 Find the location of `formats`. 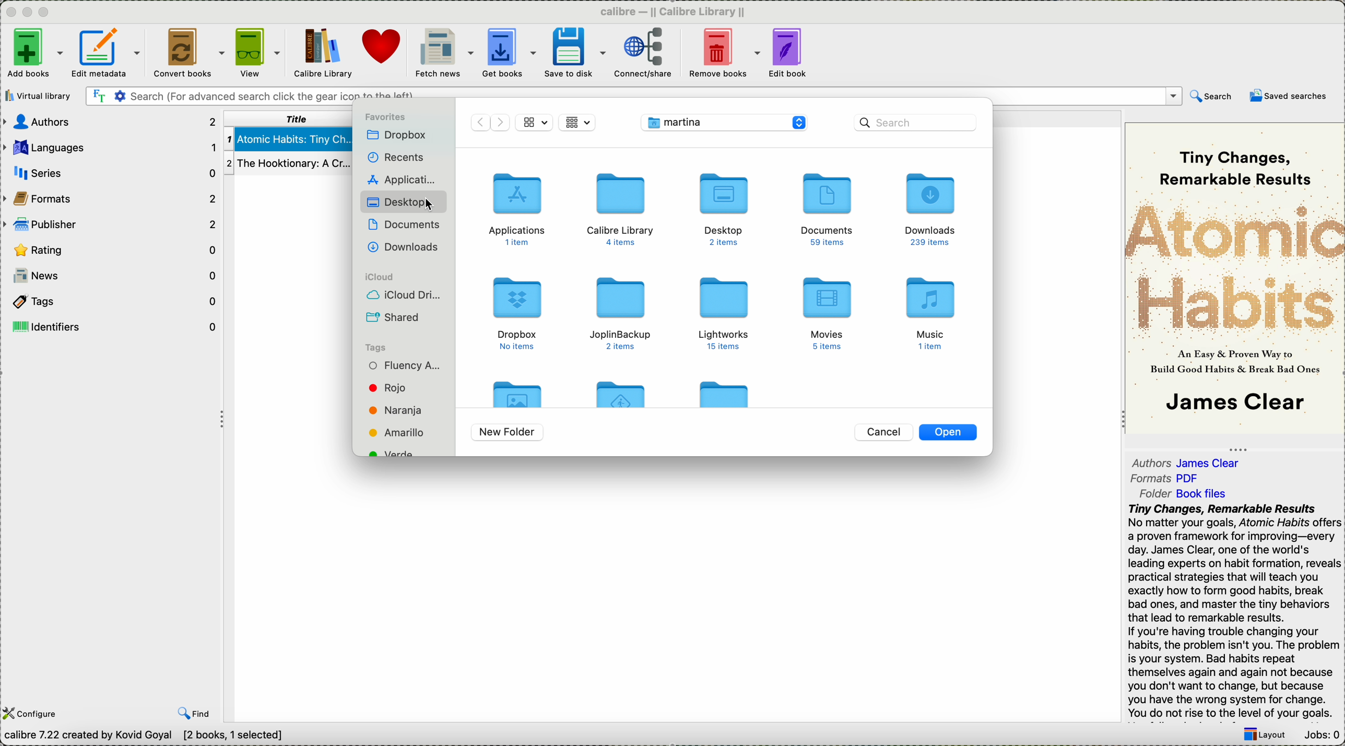

formats is located at coordinates (112, 198).